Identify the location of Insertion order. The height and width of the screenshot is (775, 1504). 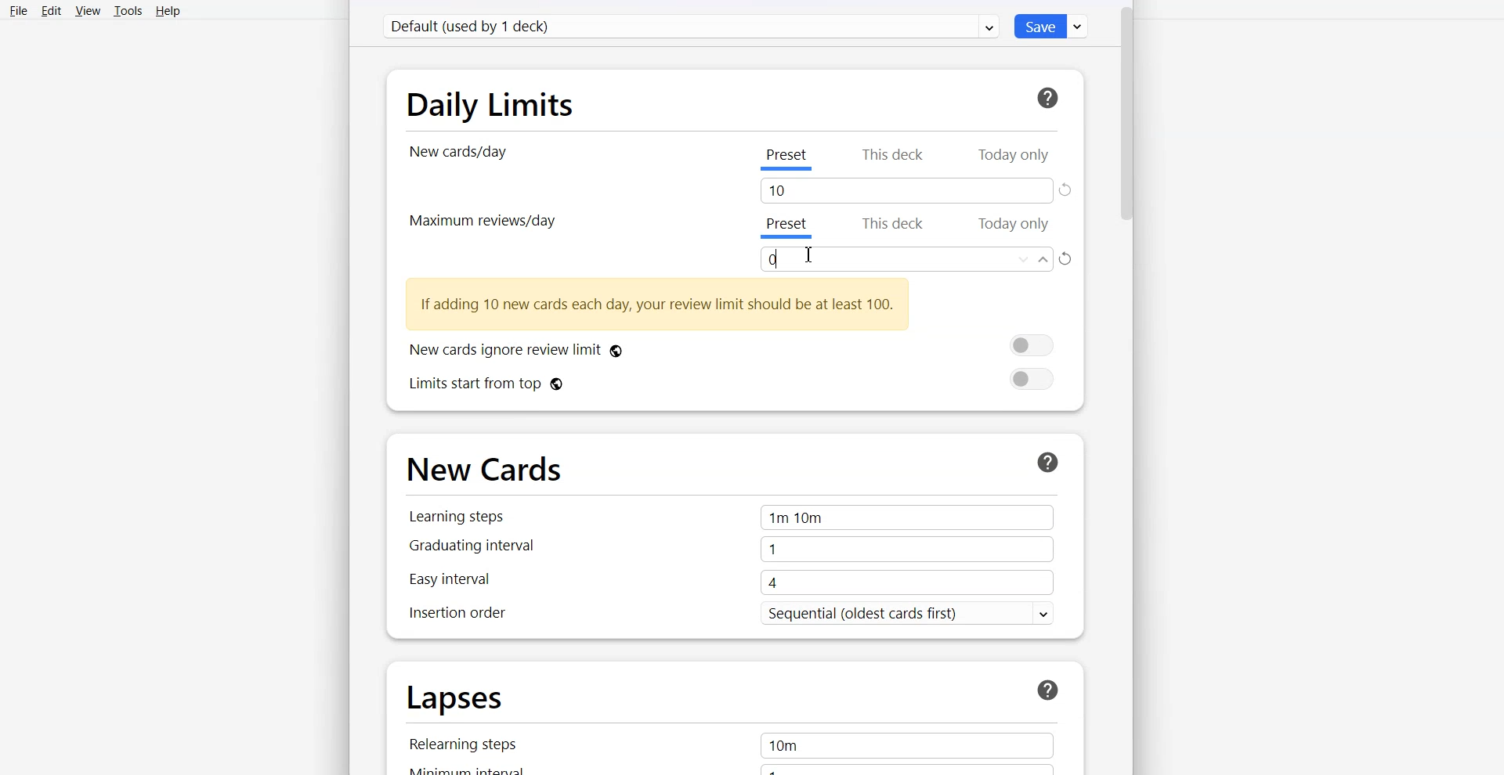
(728, 616).